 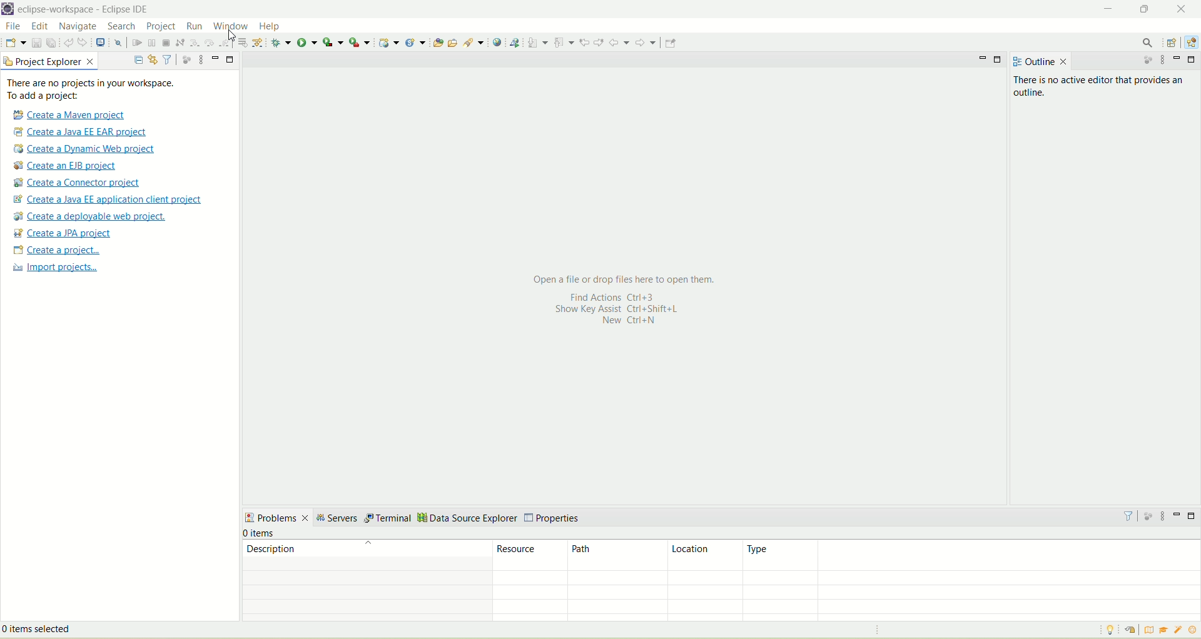 What do you see at coordinates (414, 43) in the screenshot?
I see `create a new java servlet` at bounding box center [414, 43].